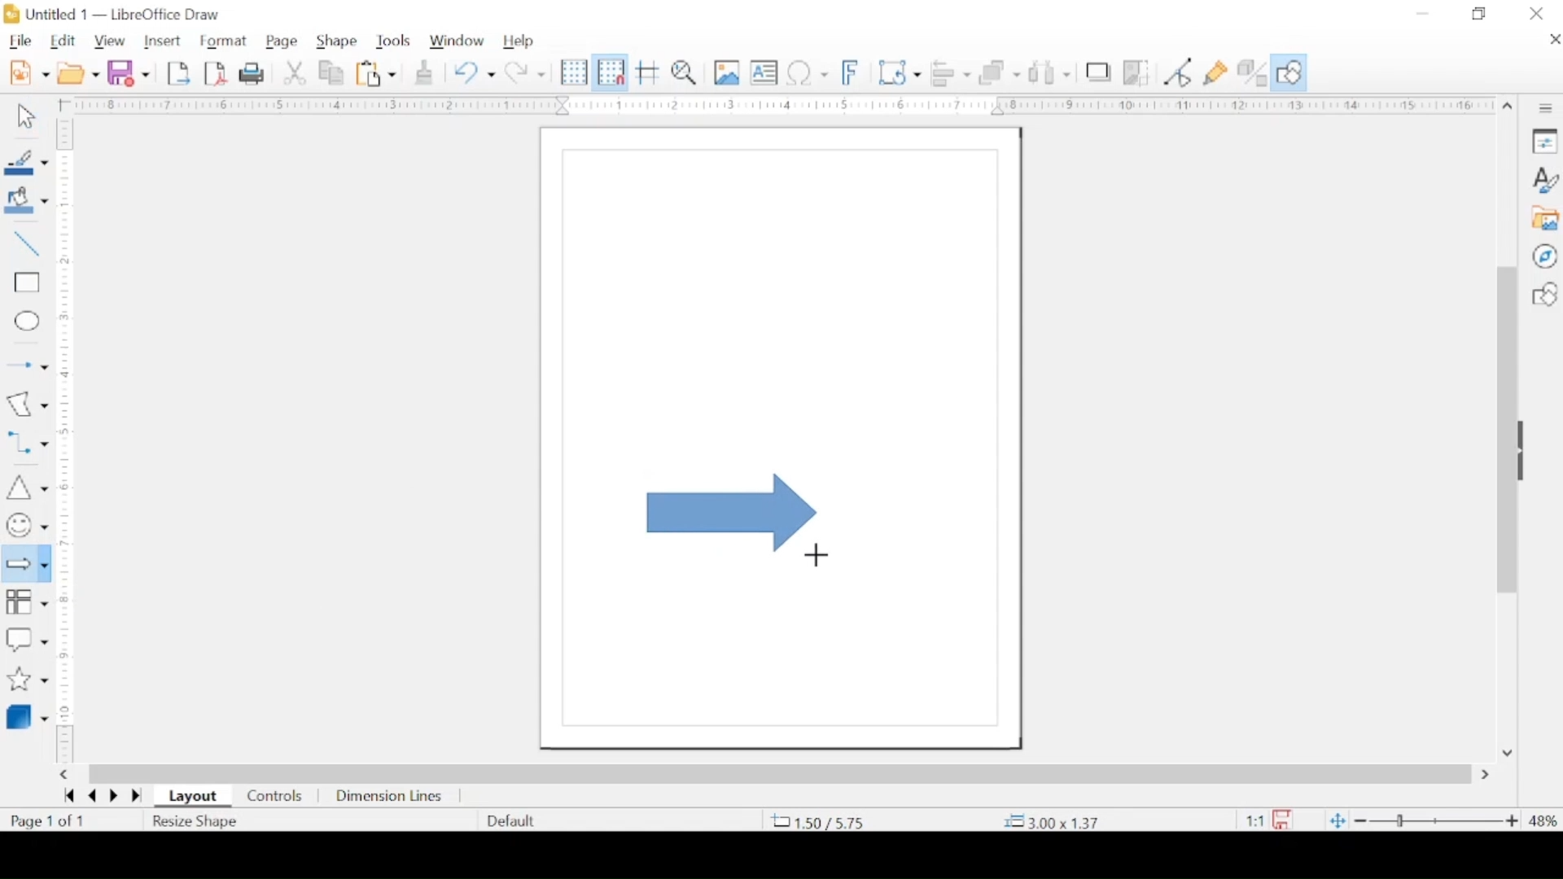 The image size is (1563, 879). What do you see at coordinates (28, 323) in the screenshot?
I see `ellipse` at bounding box center [28, 323].